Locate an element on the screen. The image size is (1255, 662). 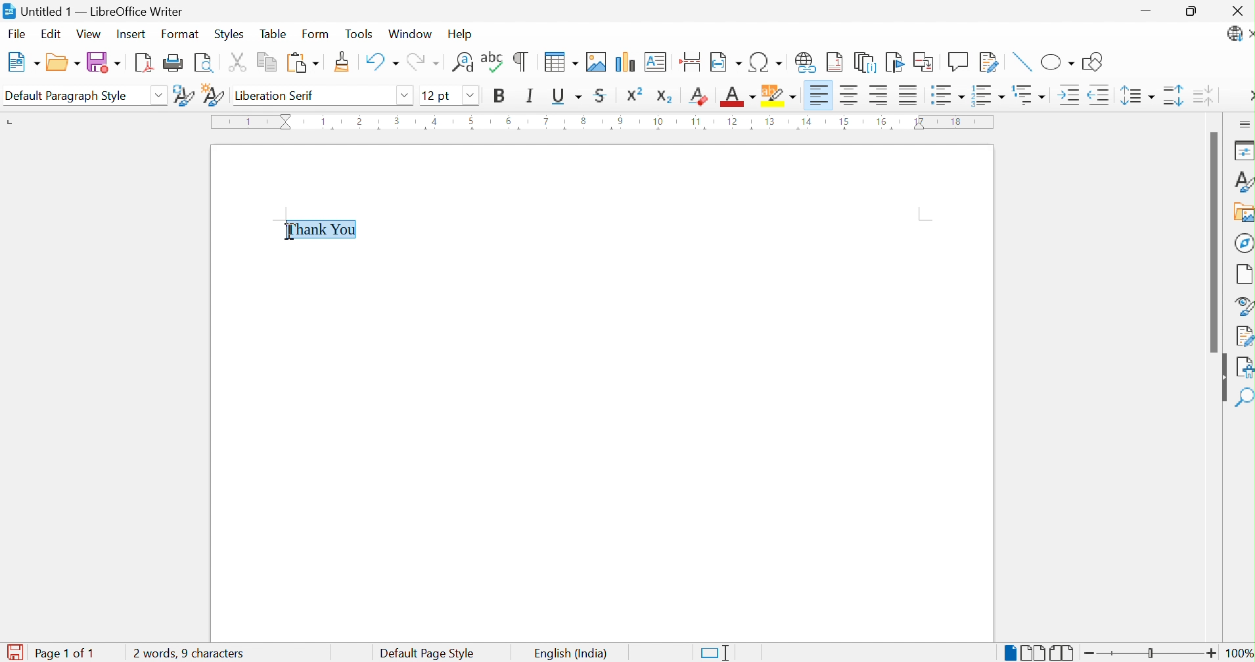
Zoom Out is located at coordinates (1090, 654).